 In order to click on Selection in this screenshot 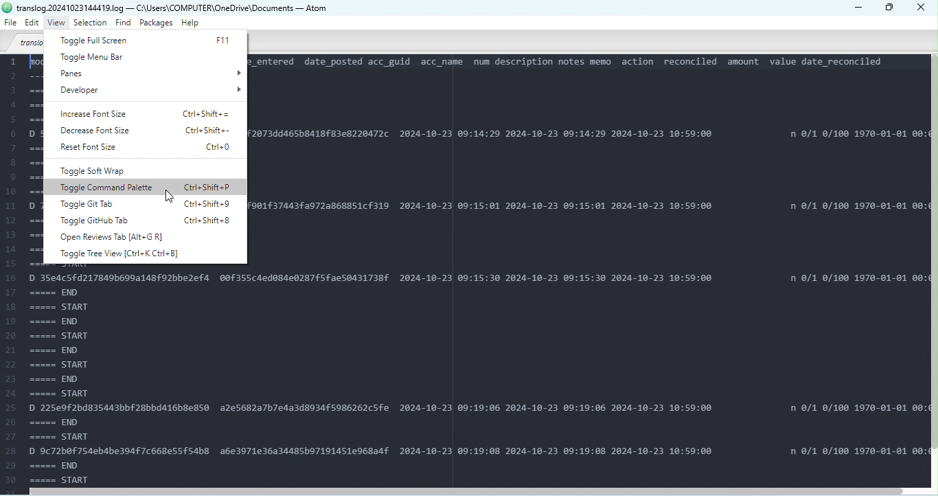, I will do `click(91, 23)`.